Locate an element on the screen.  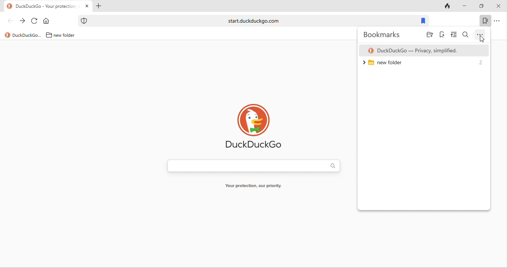
Your protection, our priority. is located at coordinates (253, 187).